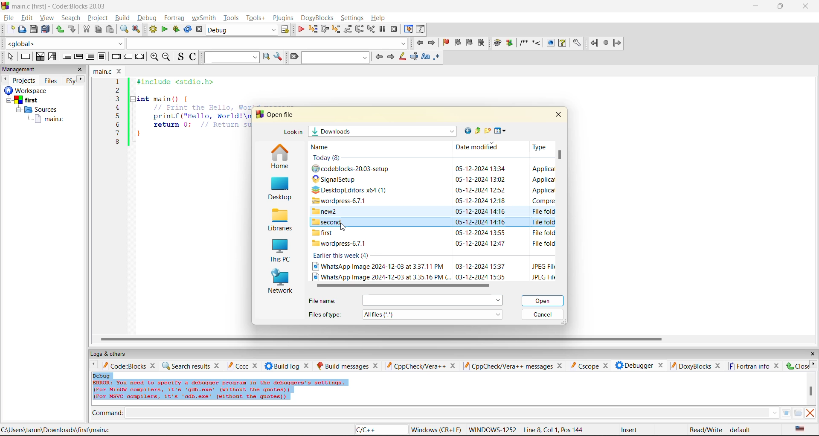 This screenshot has height=436, width=819. I want to click on use regex, so click(436, 58).